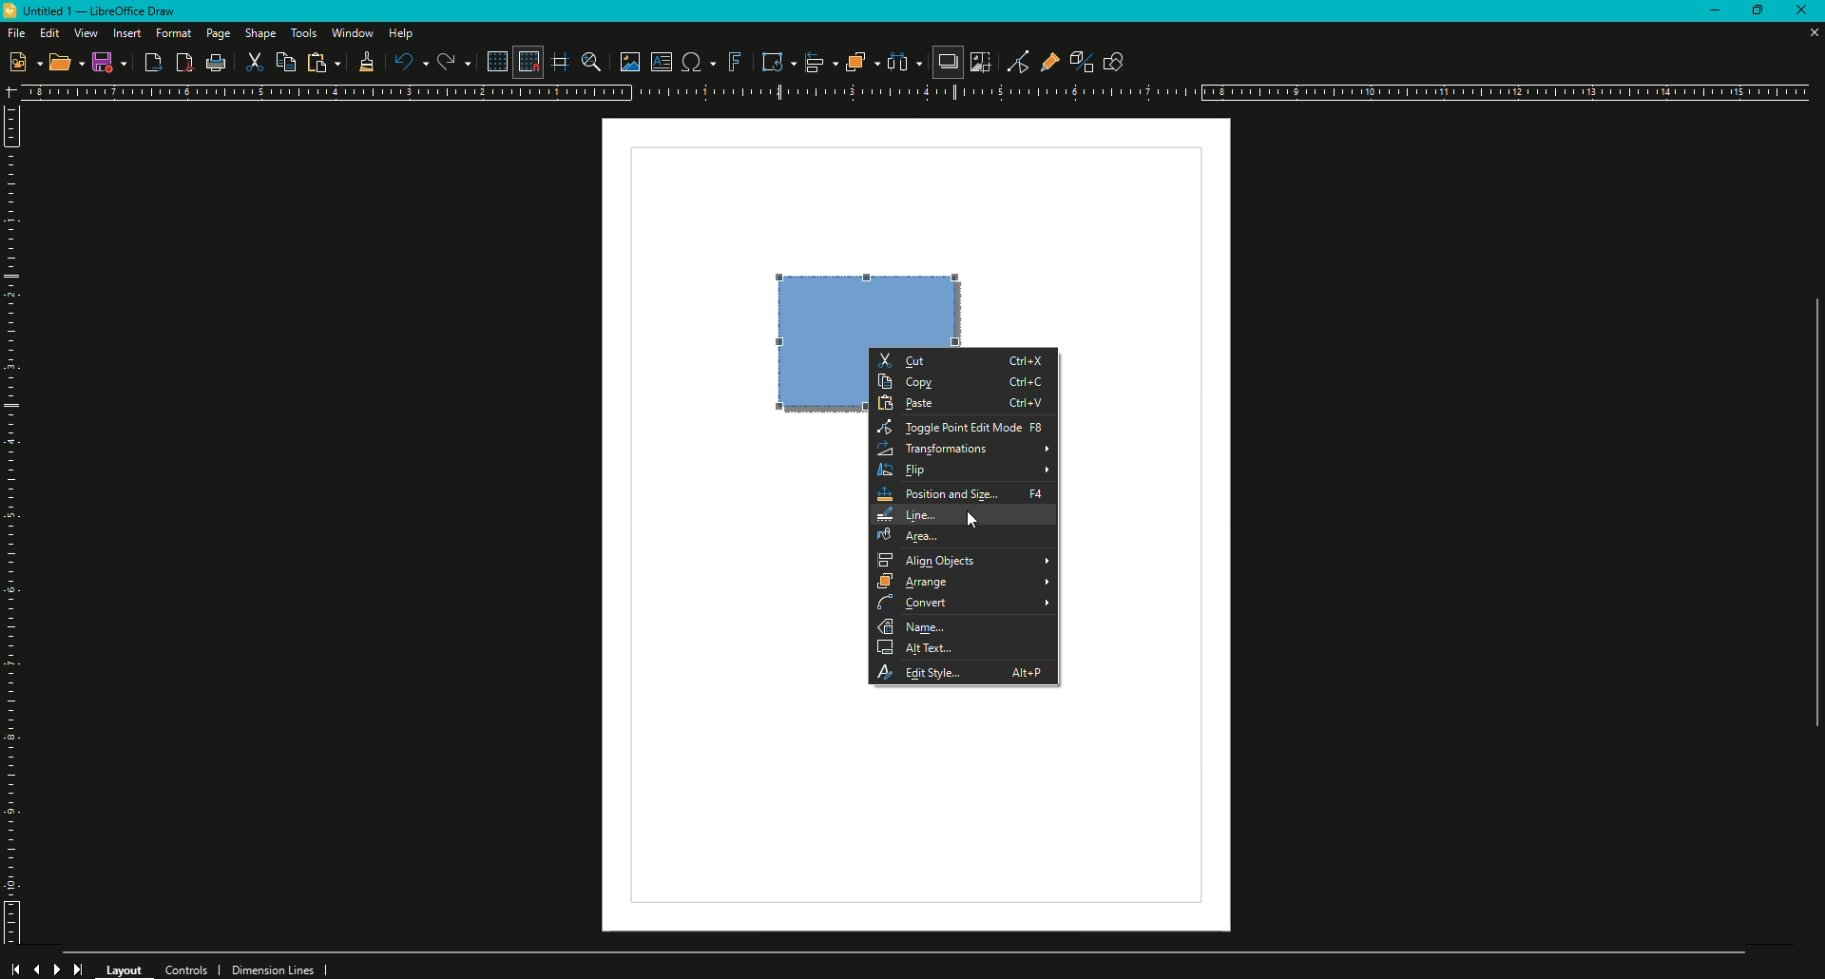 The height and width of the screenshot is (979, 1825). Describe the element at coordinates (966, 383) in the screenshot. I see `Copy` at that location.